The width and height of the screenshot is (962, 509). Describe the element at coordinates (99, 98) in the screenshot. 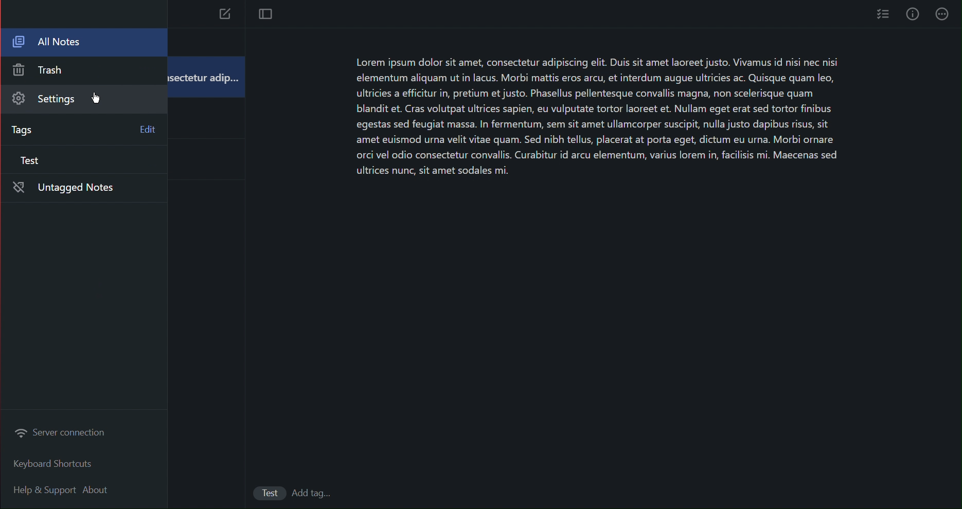

I see `cursor` at that location.